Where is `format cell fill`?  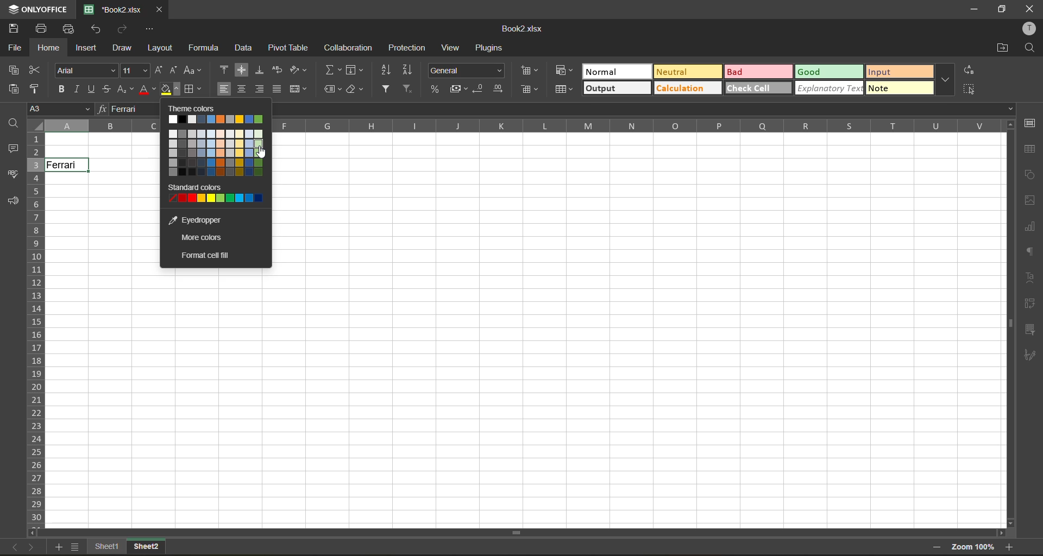
format cell fill is located at coordinates (205, 257).